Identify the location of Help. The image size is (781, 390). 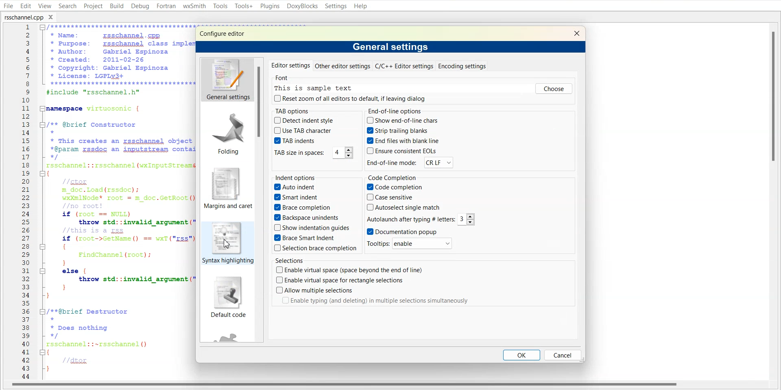
(361, 6).